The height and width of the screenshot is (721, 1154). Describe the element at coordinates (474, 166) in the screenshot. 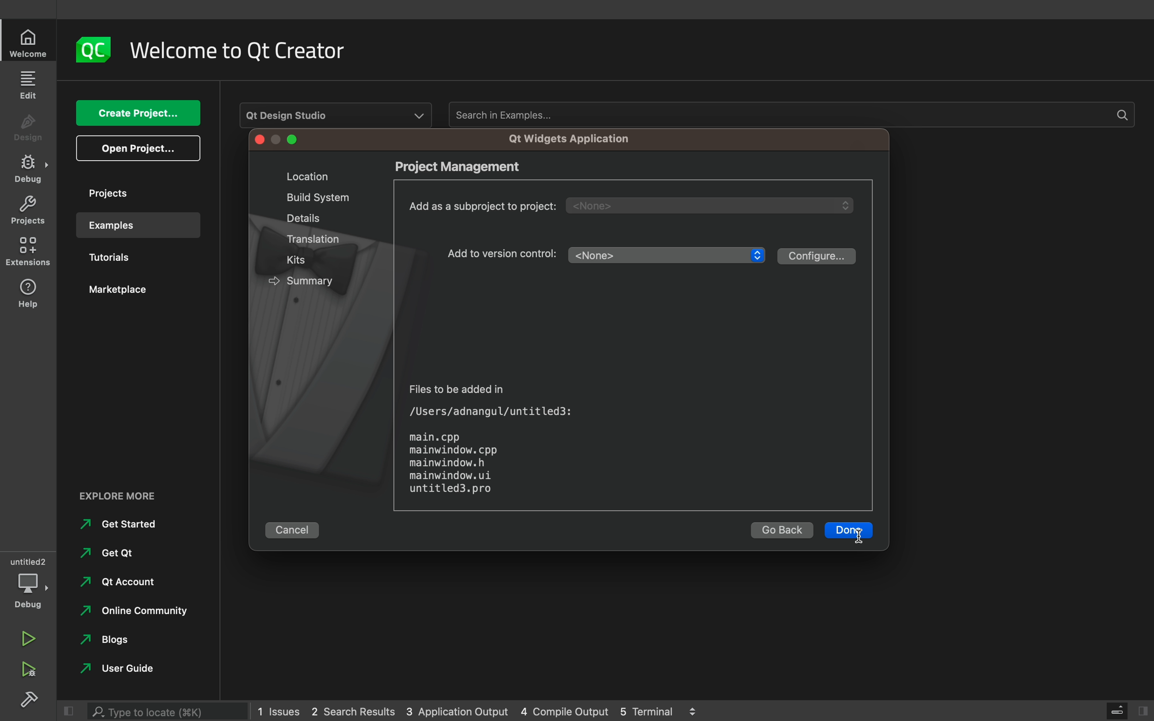

I see `project management` at that location.